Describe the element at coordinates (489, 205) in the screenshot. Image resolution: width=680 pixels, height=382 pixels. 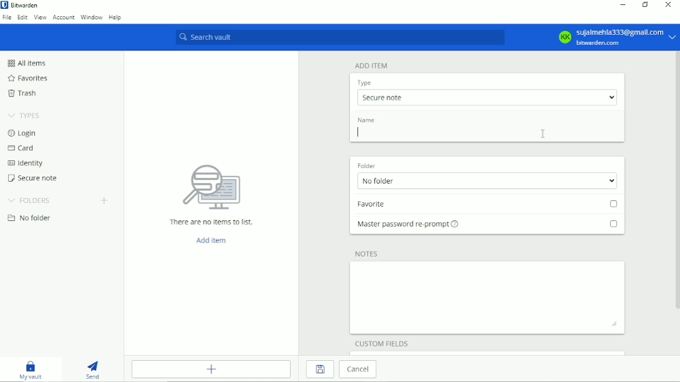
I see `Favorite` at that location.